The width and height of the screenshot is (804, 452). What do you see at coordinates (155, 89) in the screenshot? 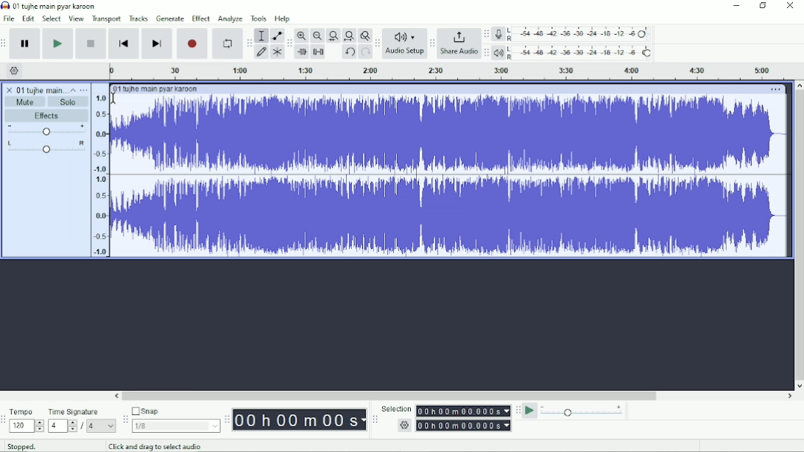
I see `01 tujhy main pyar kroon` at bounding box center [155, 89].